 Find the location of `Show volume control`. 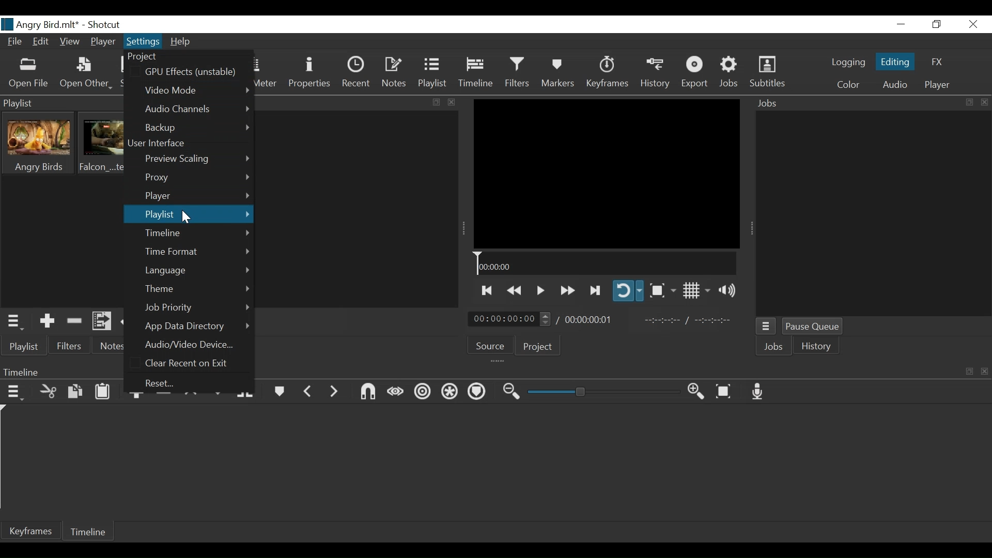

Show volume control is located at coordinates (726, 290).